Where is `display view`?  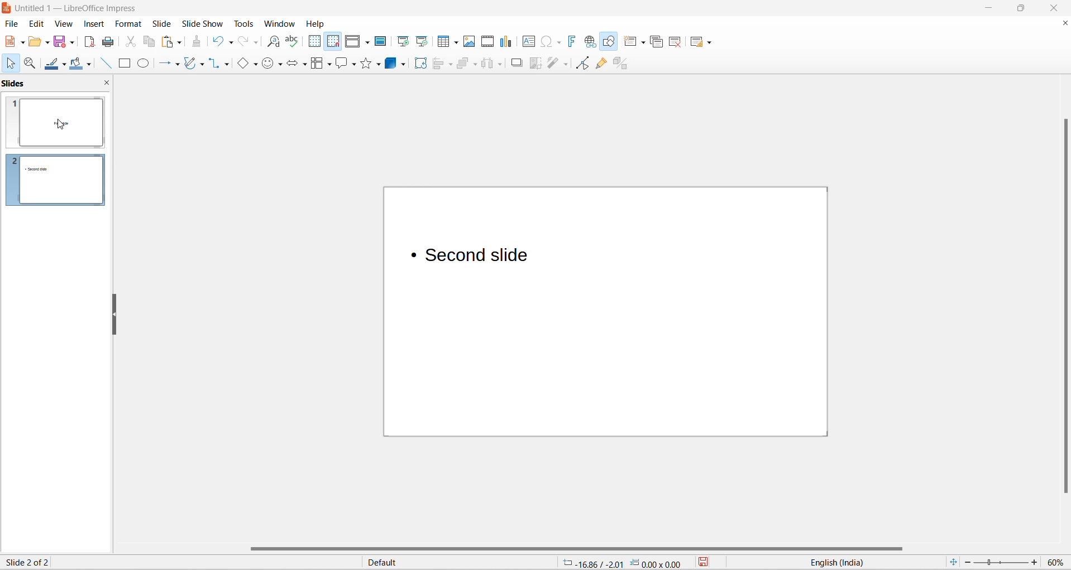
display view is located at coordinates (353, 42).